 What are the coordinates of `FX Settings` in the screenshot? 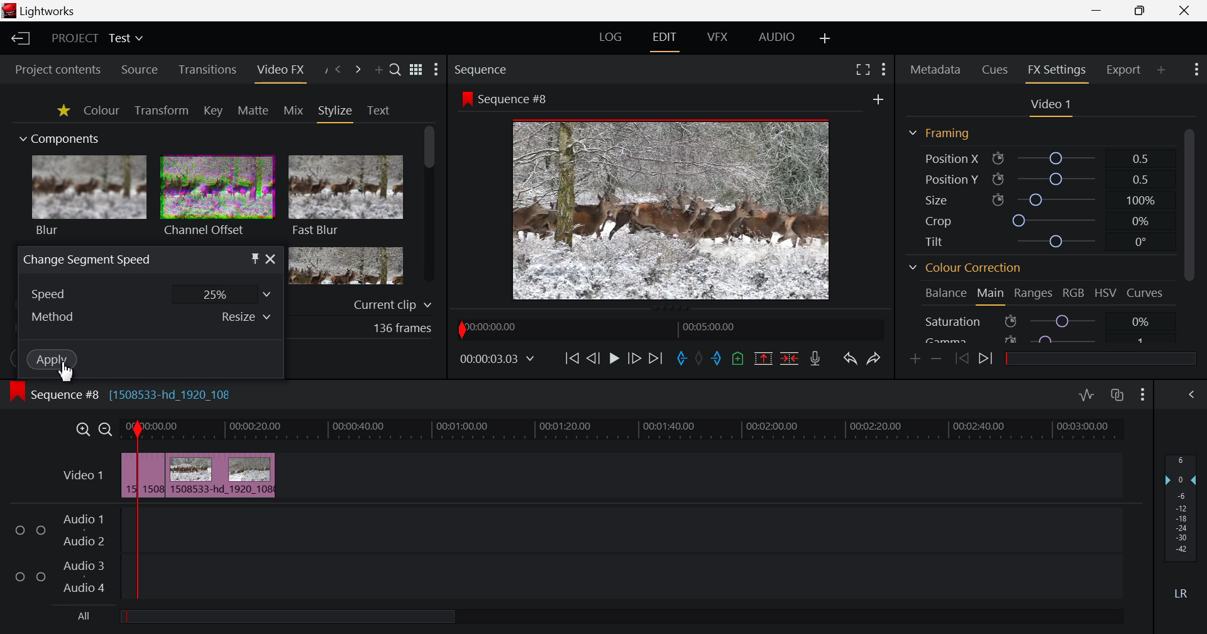 It's located at (1056, 72).